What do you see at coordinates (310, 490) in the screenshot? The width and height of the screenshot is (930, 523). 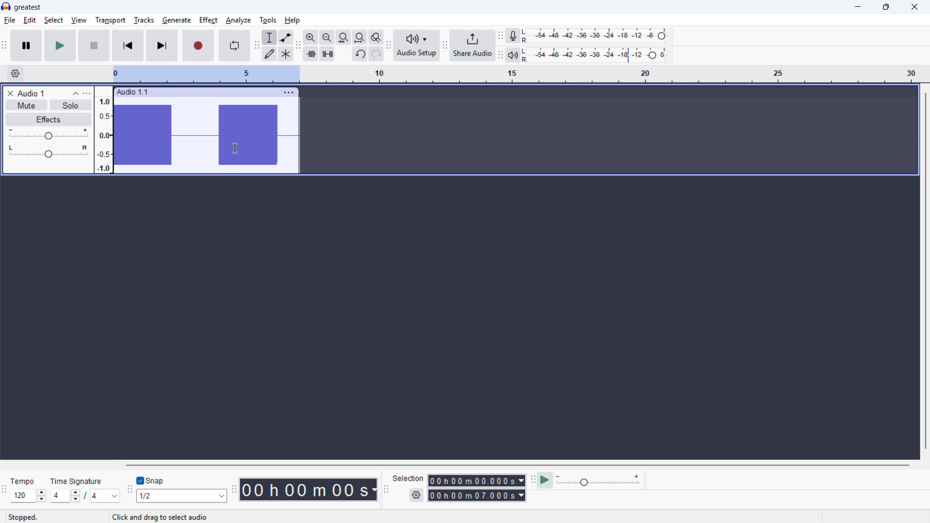 I see `Timestamp ` at bounding box center [310, 490].